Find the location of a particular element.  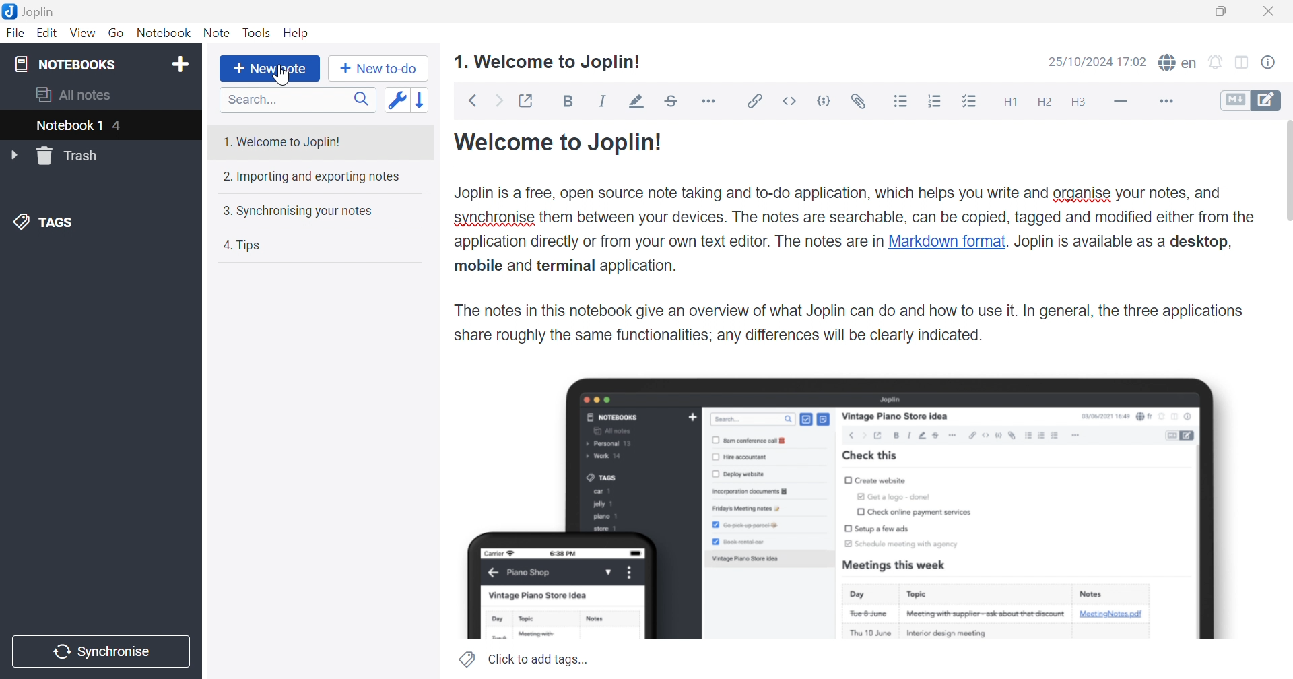

NOTEBOOKS is located at coordinates (68, 65).